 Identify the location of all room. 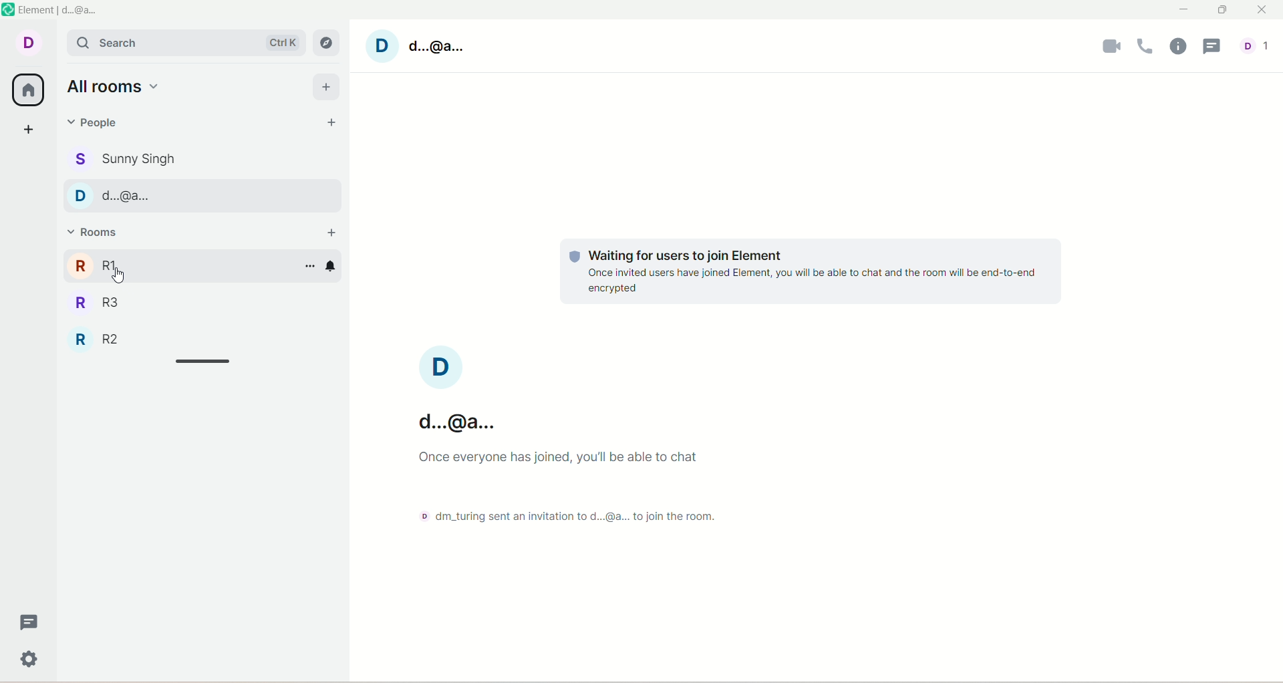
(27, 91).